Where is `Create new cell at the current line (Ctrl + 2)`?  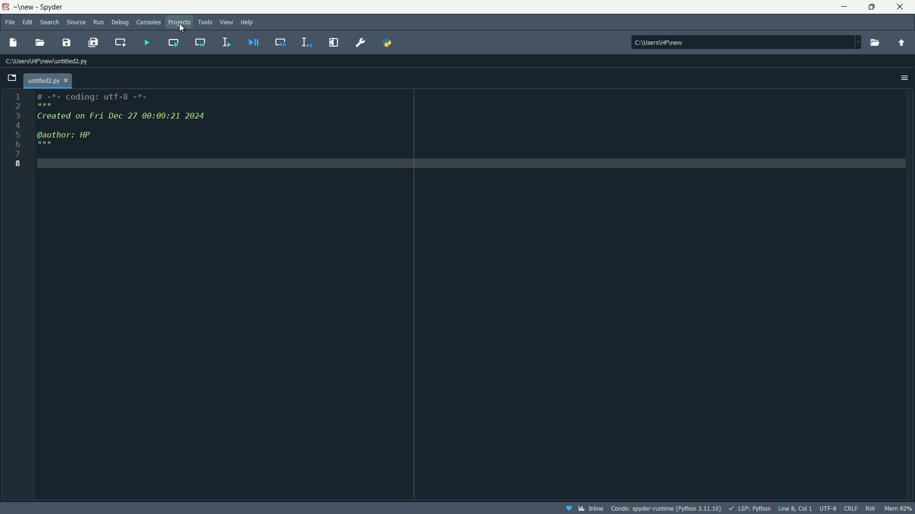
Create new cell at the current line (Ctrl + 2) is located at coordinates (120, 42).